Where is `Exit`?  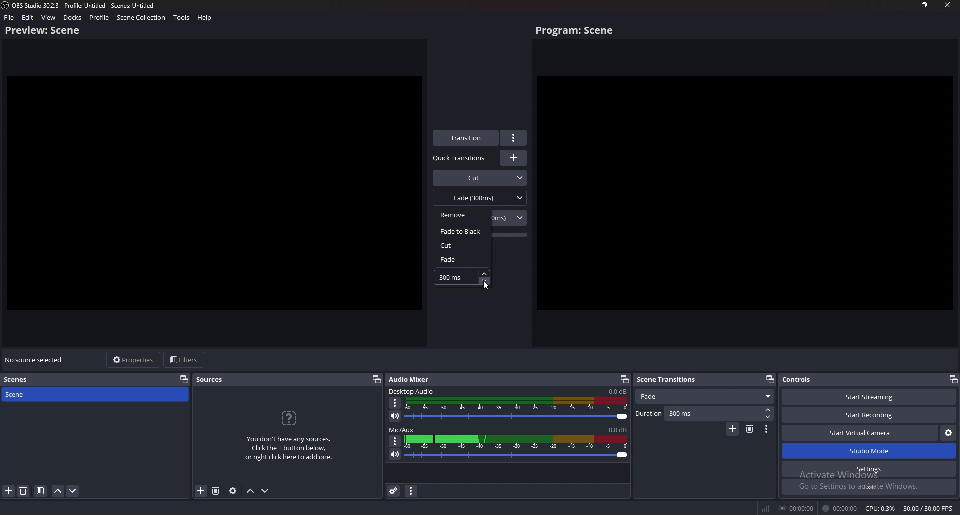
Exit is located at coordinates (869, 487).